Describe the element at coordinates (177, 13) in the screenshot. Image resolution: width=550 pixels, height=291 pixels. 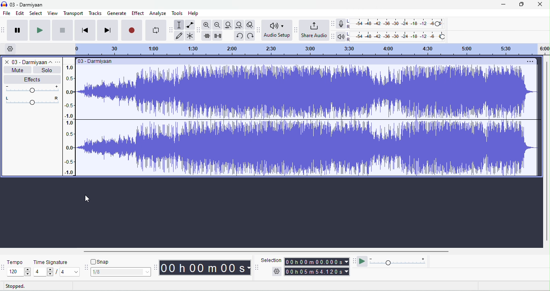
I see `tools` at that location.